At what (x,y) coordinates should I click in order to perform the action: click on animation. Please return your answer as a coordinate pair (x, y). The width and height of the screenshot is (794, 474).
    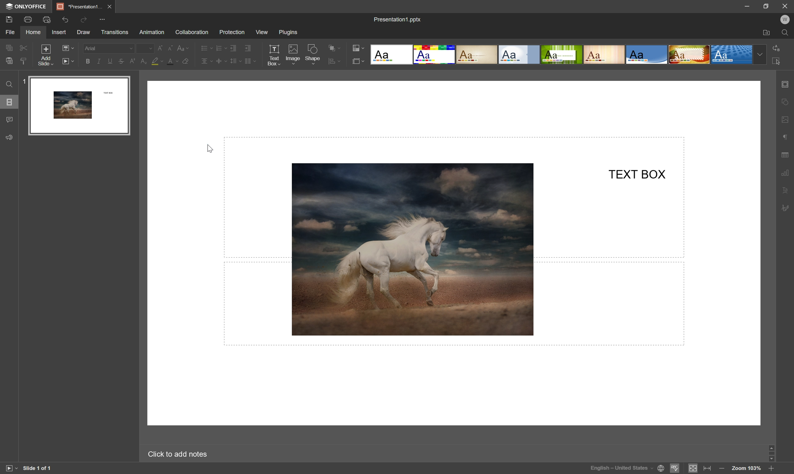
    Looking at the image, I should click on (152, 32).